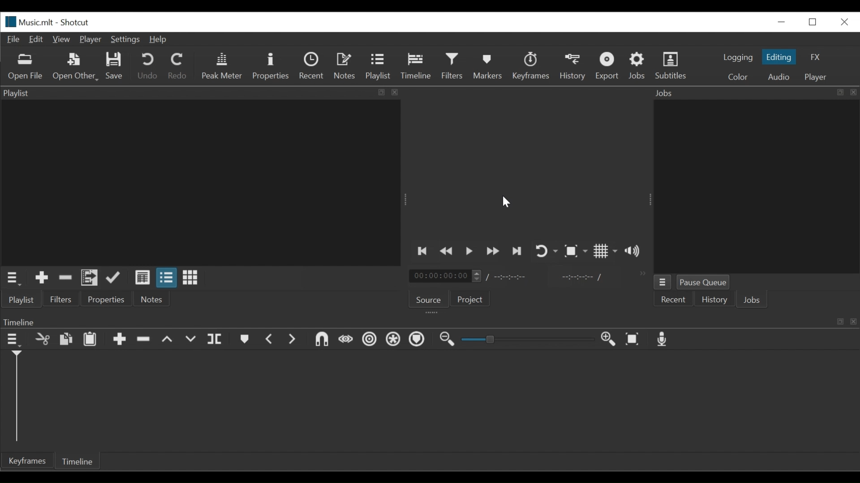 Image resolution: width=860 pixels, height=483 pixels. What do you see at coordinates (142, 279) in the screenshot?
I see `View as detail` at bounding box center [142, 279].